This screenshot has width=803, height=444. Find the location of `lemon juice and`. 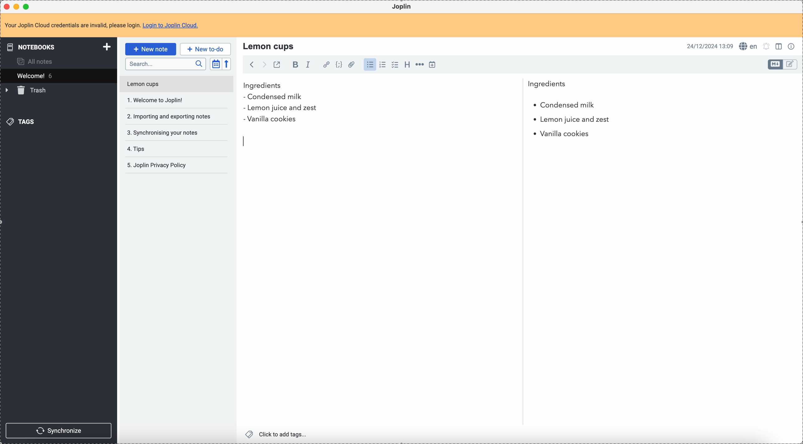

lemon juice and is located at coordinates (571, 120).